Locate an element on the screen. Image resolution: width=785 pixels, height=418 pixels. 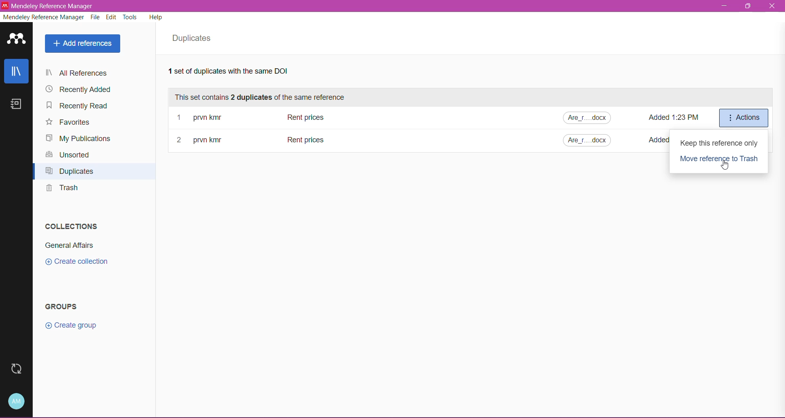
cursor is located at coordinates (726, 166).